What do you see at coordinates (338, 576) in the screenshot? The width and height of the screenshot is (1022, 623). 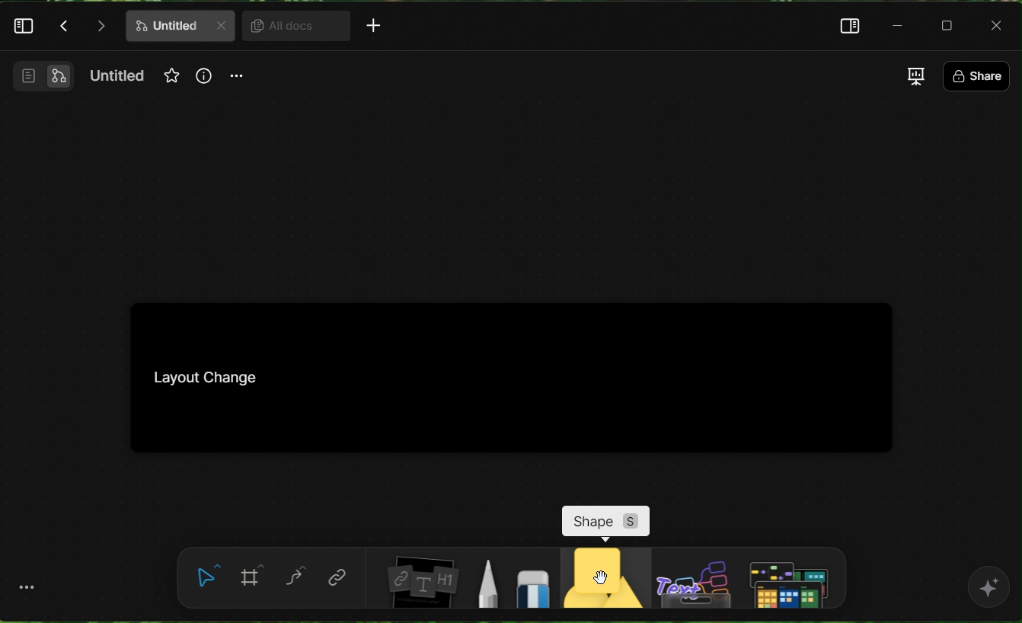 I see `link` at bounding box center [338, 576].